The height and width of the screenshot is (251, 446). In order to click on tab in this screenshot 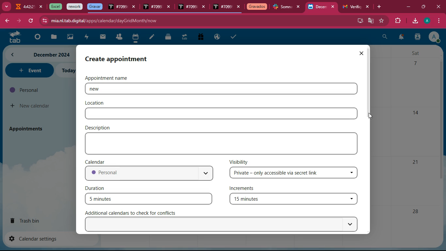, I will do `click(283, 8)`.